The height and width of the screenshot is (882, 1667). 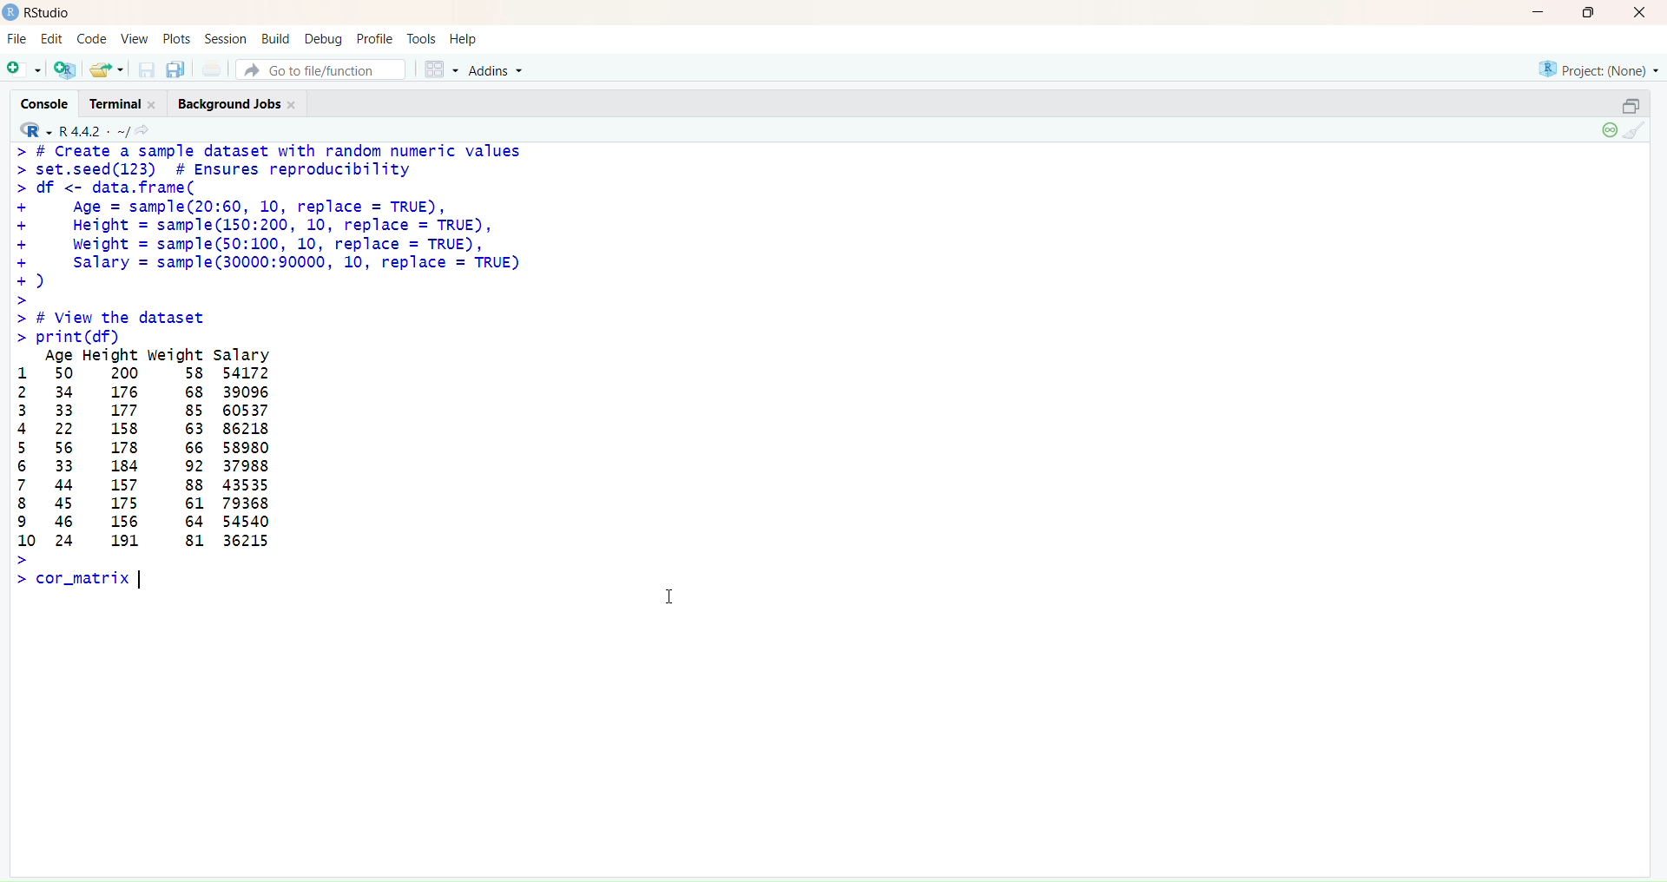 What do you see at coordinates (1589, 13) in the screenshot?
I see `Maximize` at bounding box center [1589, 13].